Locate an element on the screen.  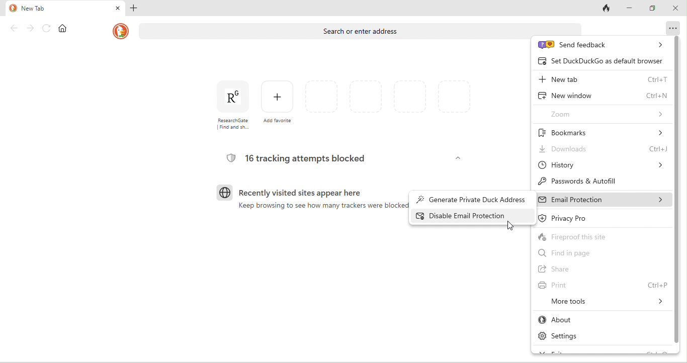
search bar is located at coordinates (331, 32).